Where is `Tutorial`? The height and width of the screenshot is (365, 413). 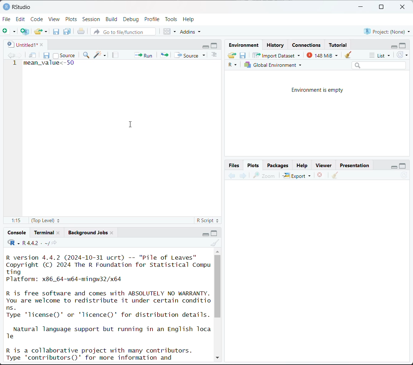 Tutorial is located at coordinates (339, 44).